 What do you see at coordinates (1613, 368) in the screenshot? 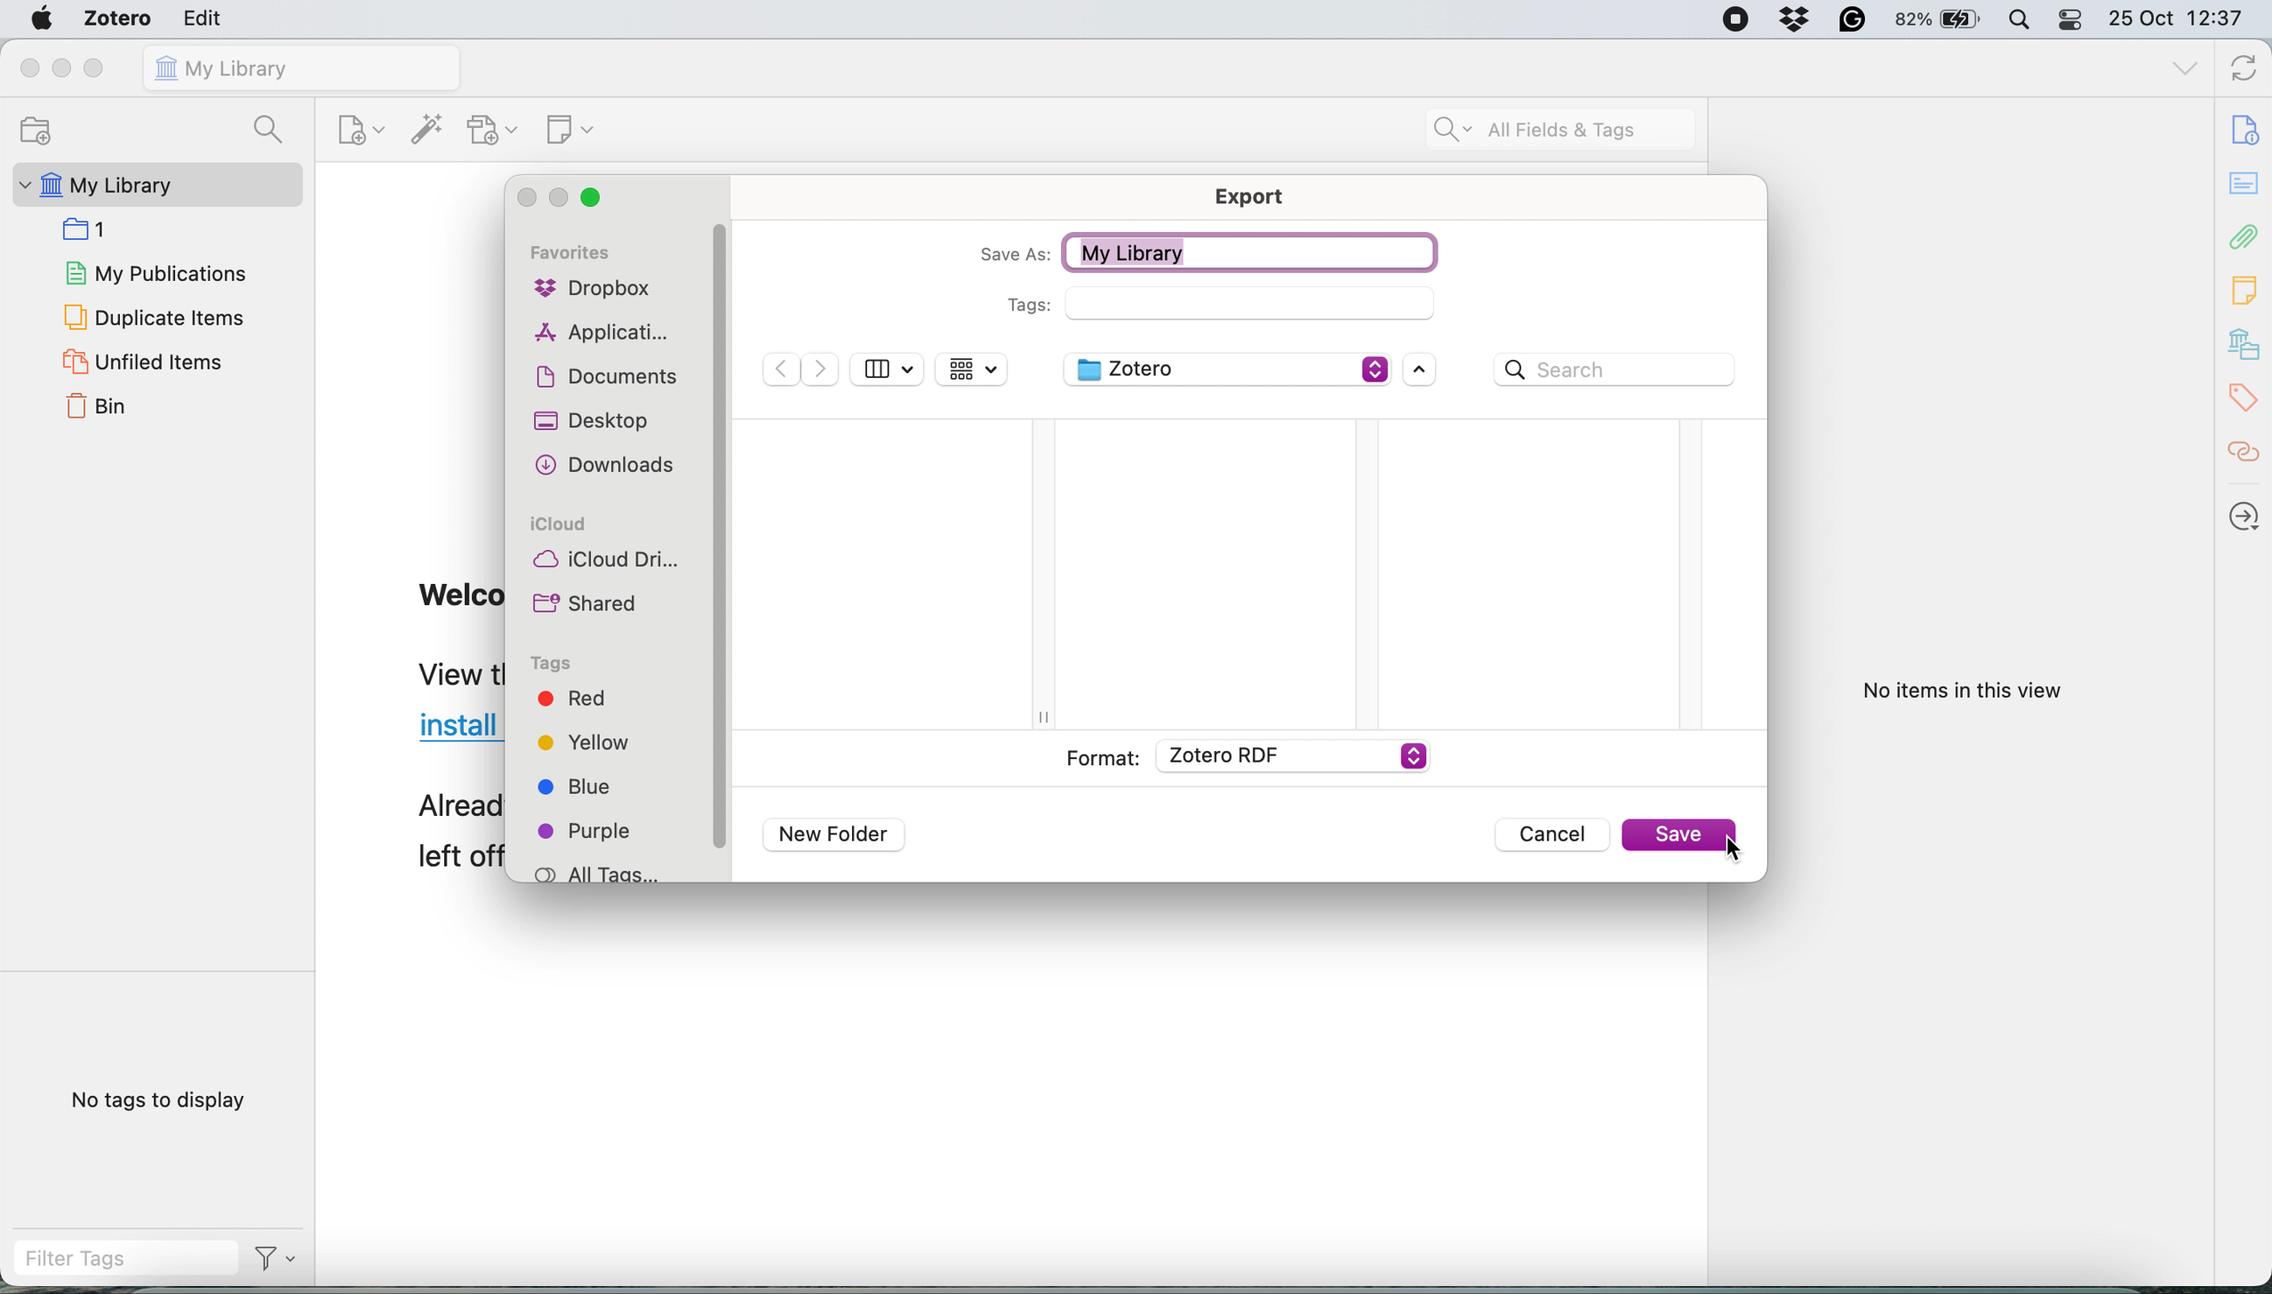
I see `Search` at bounding box center [1613, 368].